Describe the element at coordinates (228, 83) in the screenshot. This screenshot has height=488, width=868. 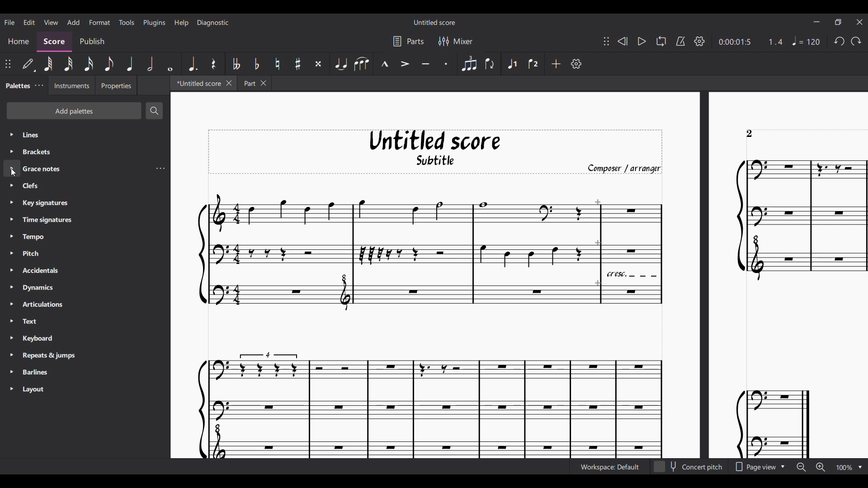
I see `Close current tab` at that location.